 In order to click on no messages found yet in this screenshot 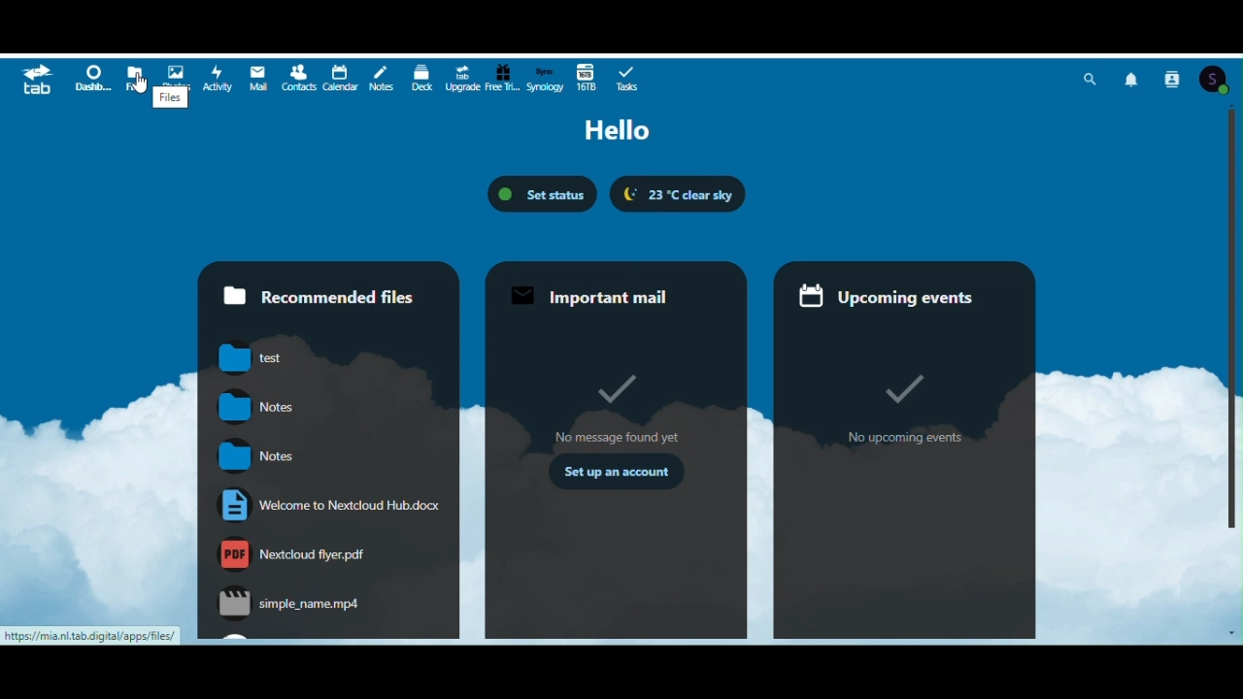, I will do `click(612, 437)`.